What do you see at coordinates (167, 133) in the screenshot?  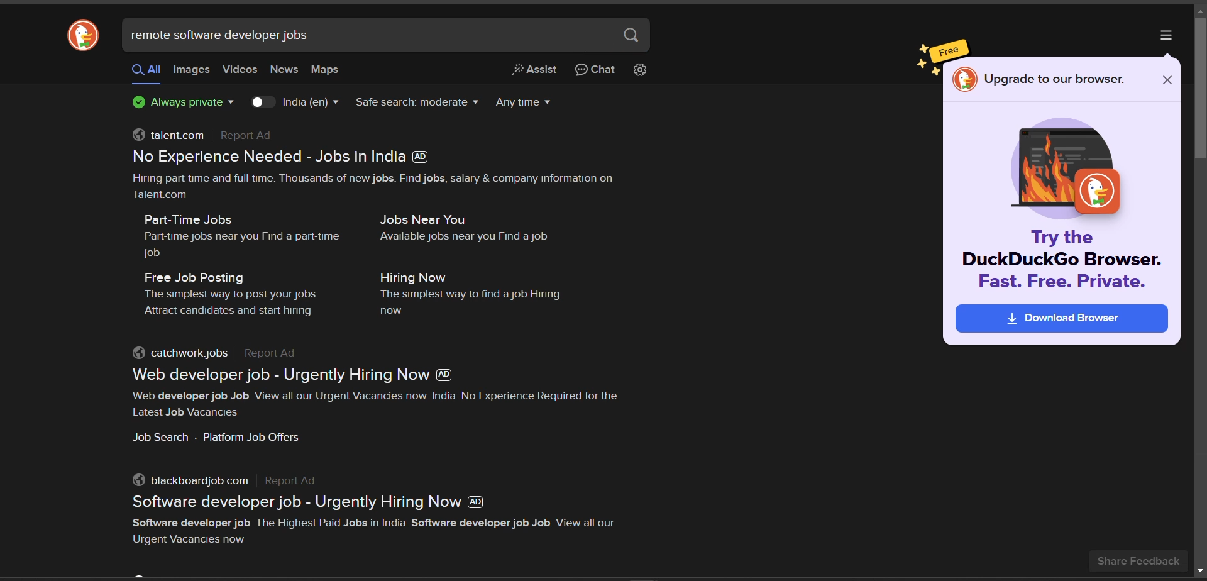 I see `talent.com` at bounding box center [167, 133].